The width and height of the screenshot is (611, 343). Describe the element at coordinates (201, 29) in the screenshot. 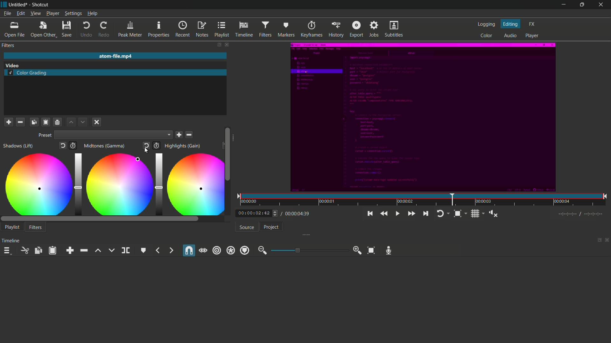

I see `notes` at that location.